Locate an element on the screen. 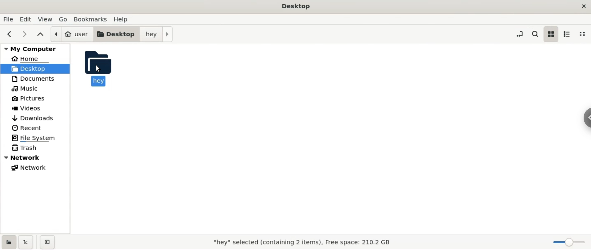 The width and height of the screenshot is (591, 250). hey is located at coordinates (100, 68).